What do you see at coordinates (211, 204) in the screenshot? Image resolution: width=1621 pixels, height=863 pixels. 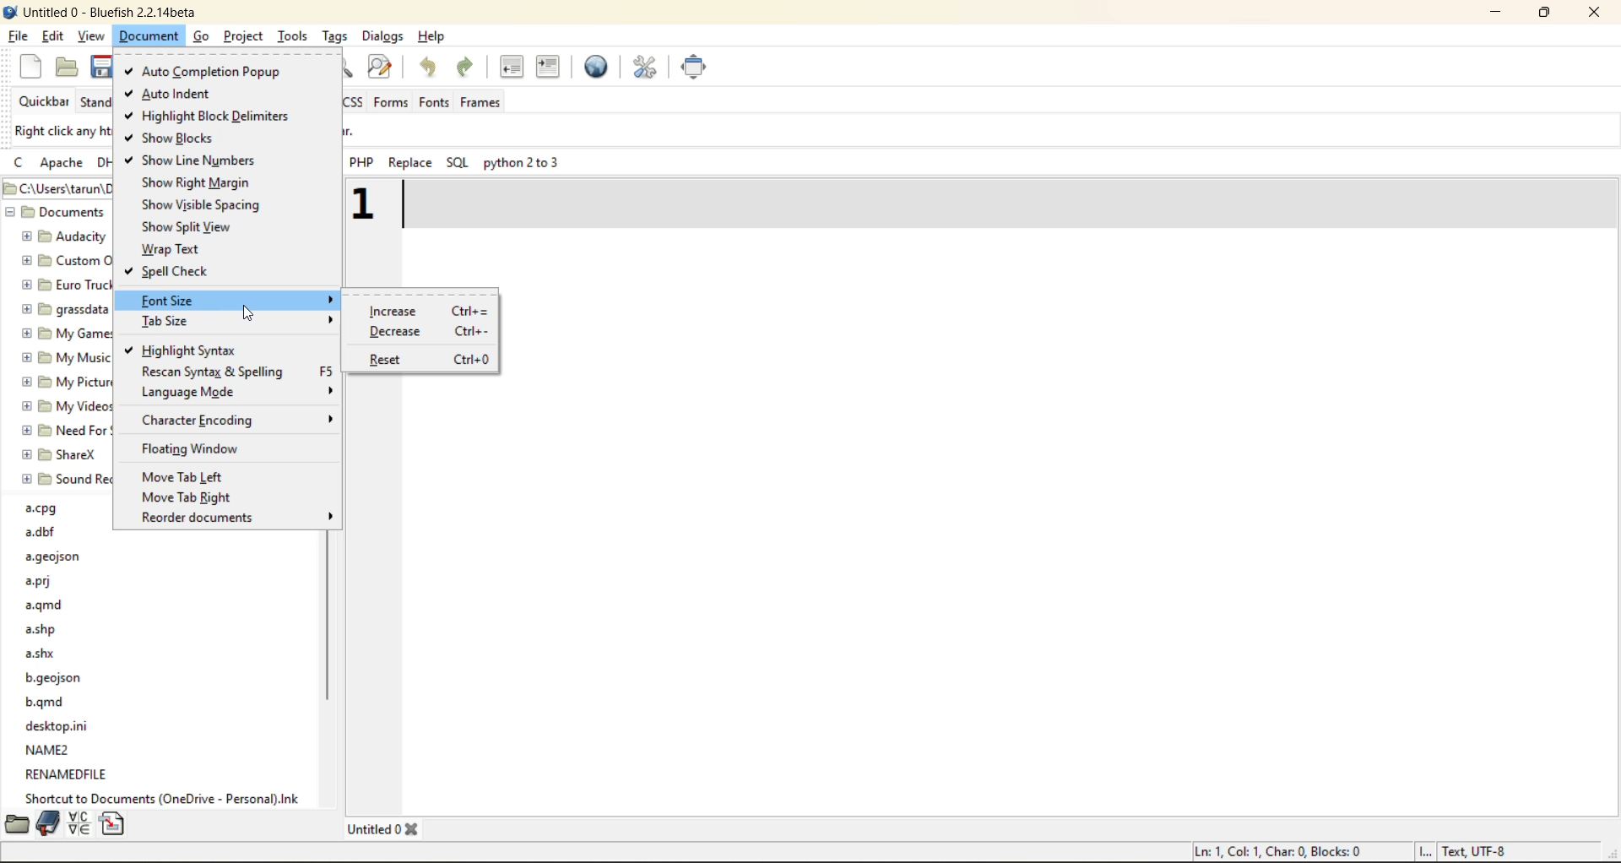 I see `show visible spacing` at bounding box center [211, 204].